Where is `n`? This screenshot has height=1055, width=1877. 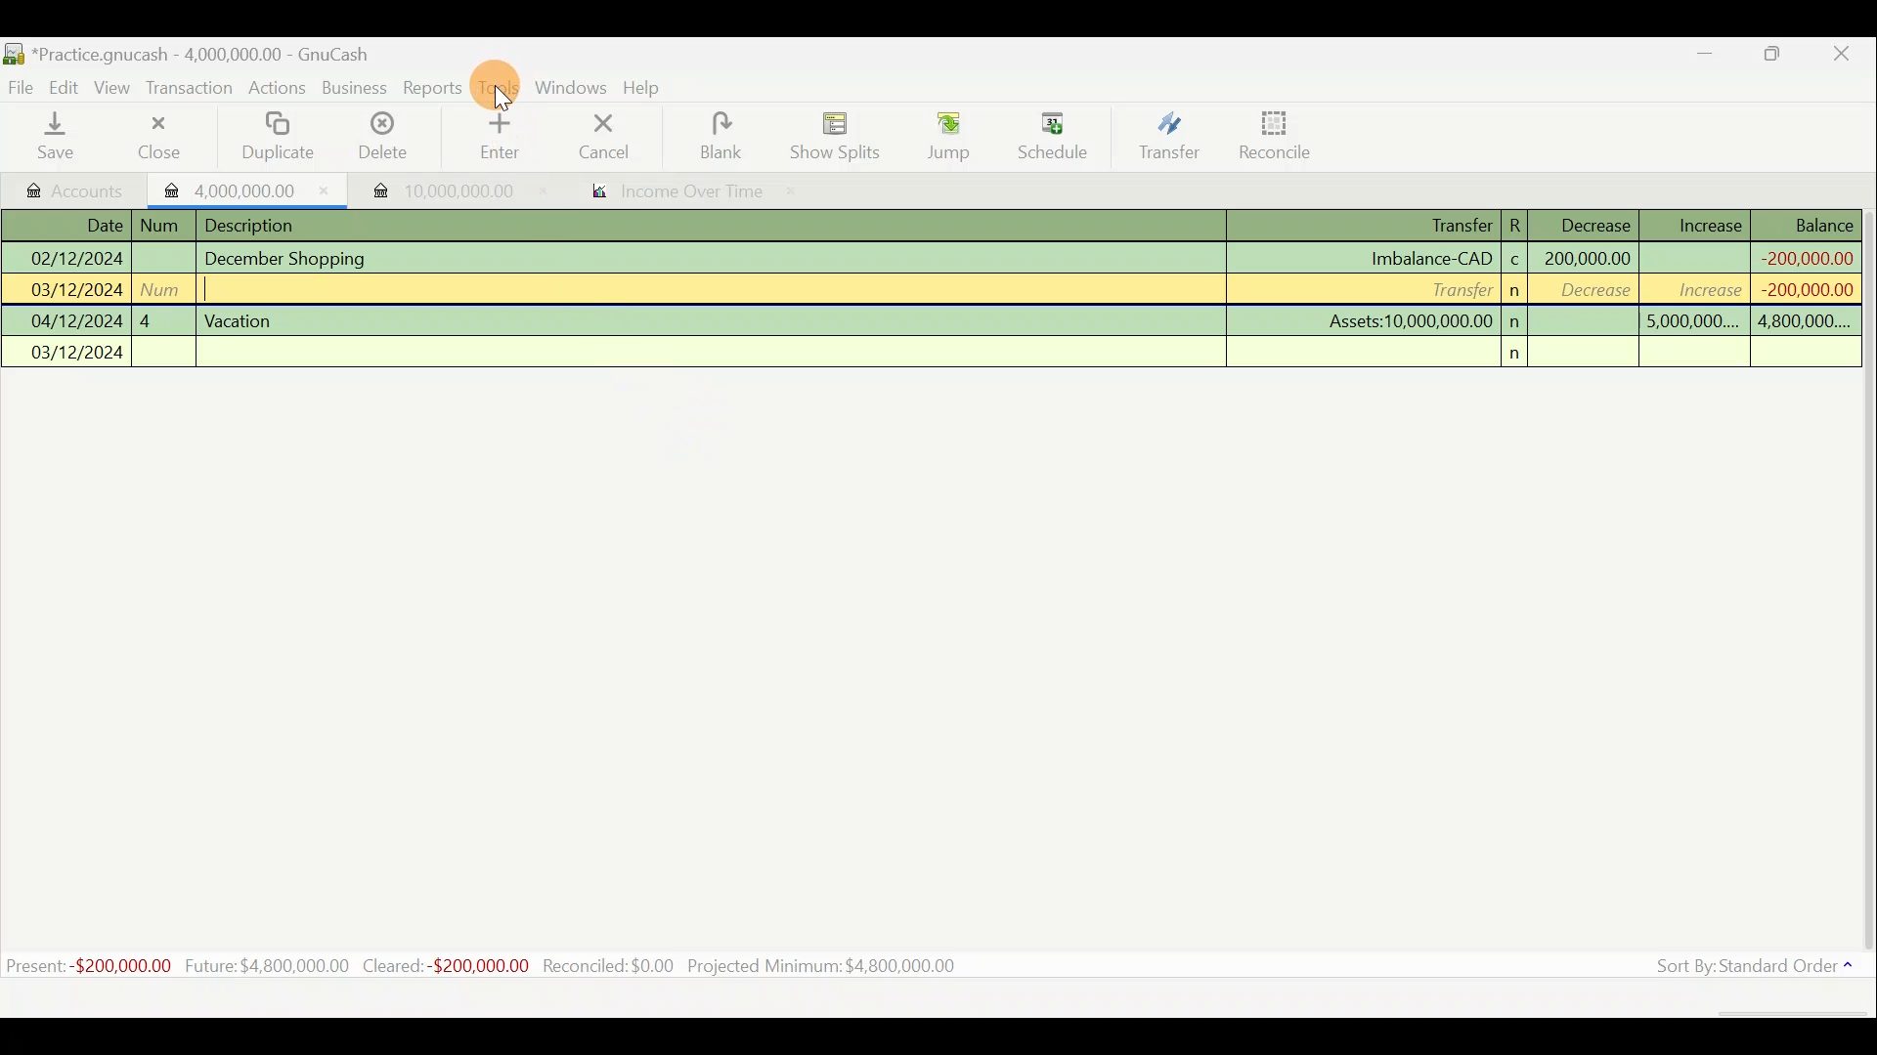
n is located at coordinates (1521, 354).